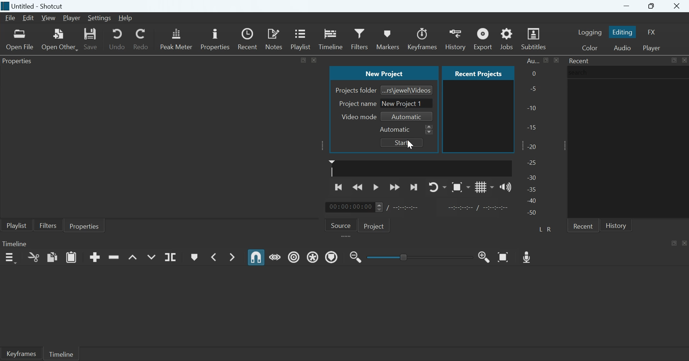 The width and height of the screenshot is (689, 361). What do you see at coordinates (357, 117) in the screenshot?
I see `Video mode` at bounding box center [357, 117].